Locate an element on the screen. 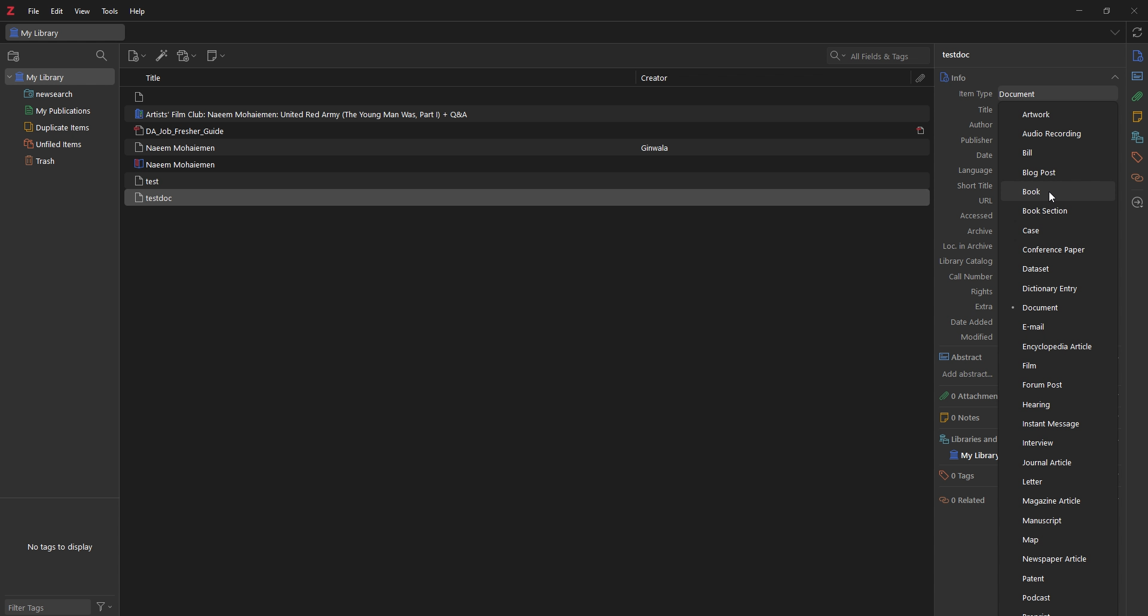  Naeem Mohaiemen is located at coordinates (180, 147).